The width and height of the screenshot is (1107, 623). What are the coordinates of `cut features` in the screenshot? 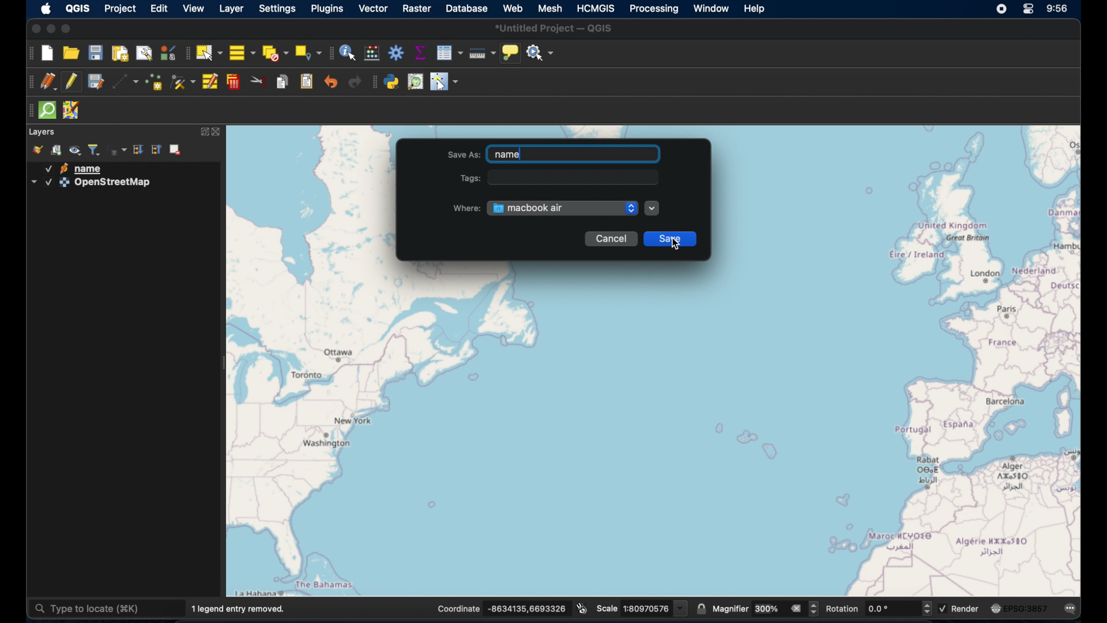 It's located at (259, 81).